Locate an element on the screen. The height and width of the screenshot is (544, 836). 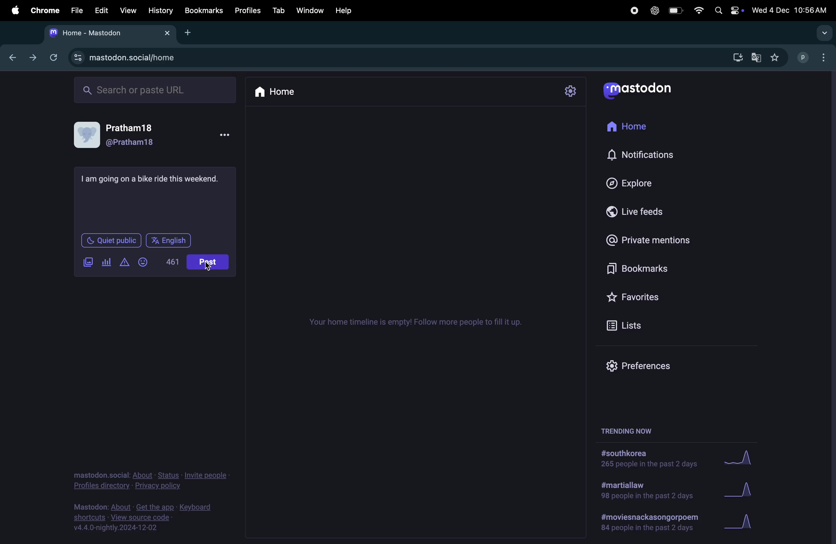
English is located at coordinates (169, 241).